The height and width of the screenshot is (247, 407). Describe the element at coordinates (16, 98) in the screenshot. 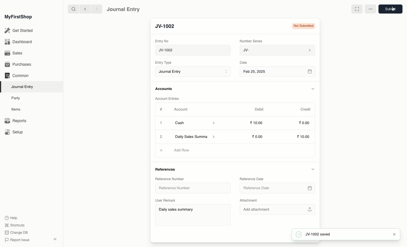

I see `Party` at that location.